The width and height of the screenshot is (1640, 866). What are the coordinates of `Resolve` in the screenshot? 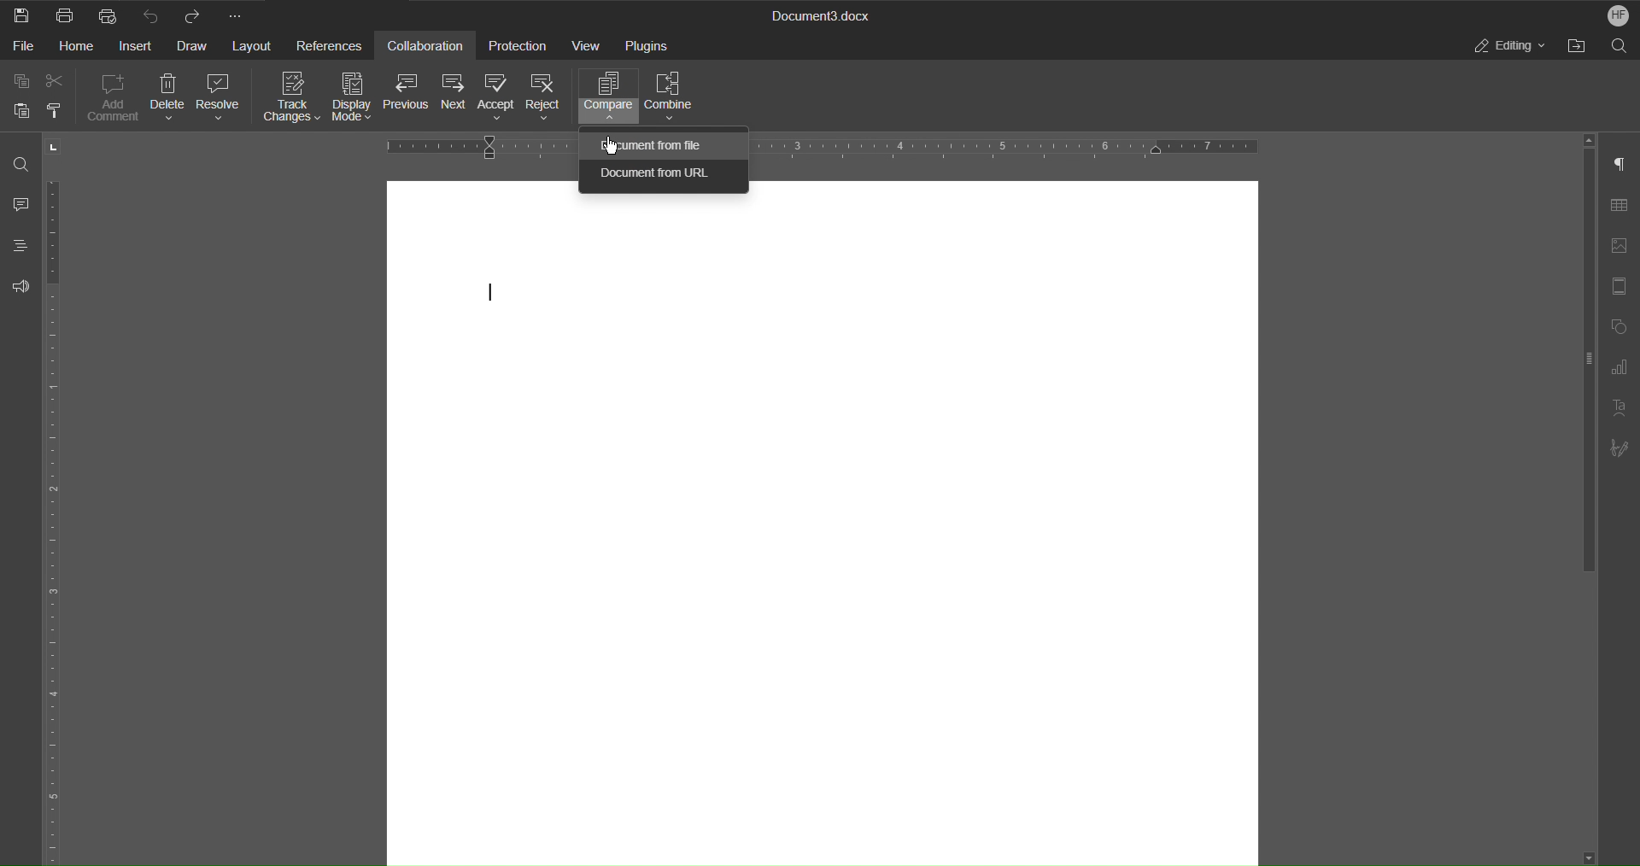 It's located at (221, 97).